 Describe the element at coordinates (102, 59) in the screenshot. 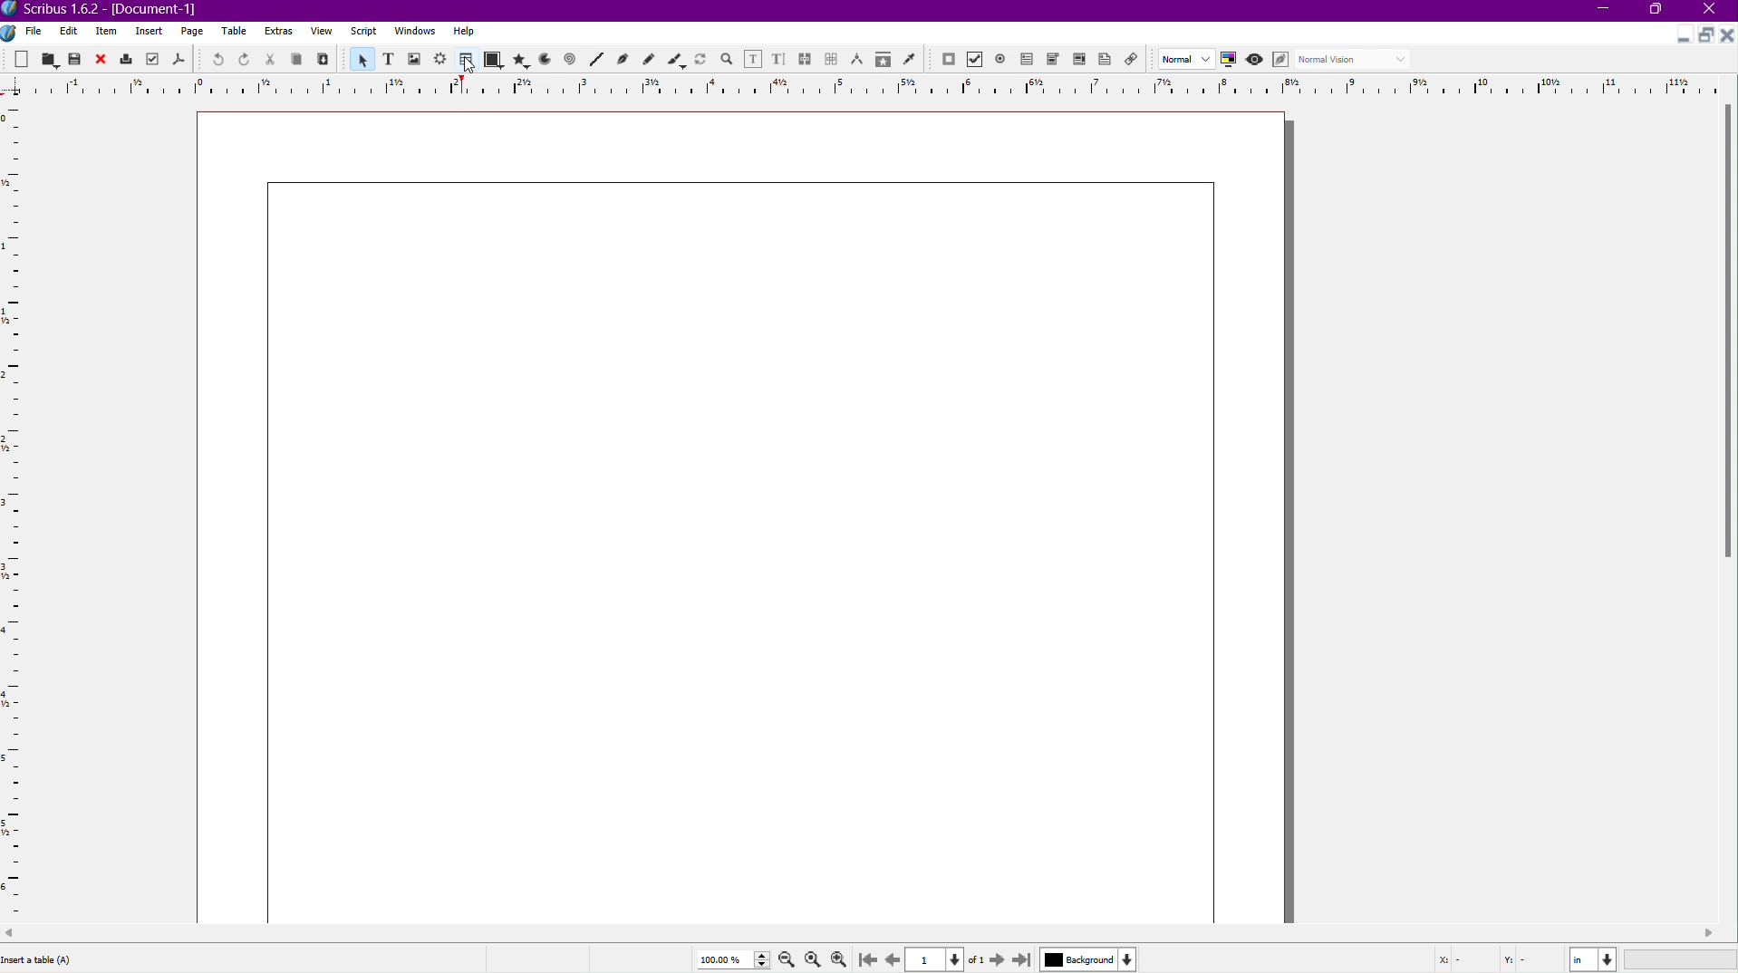

I see `Close` at that location.